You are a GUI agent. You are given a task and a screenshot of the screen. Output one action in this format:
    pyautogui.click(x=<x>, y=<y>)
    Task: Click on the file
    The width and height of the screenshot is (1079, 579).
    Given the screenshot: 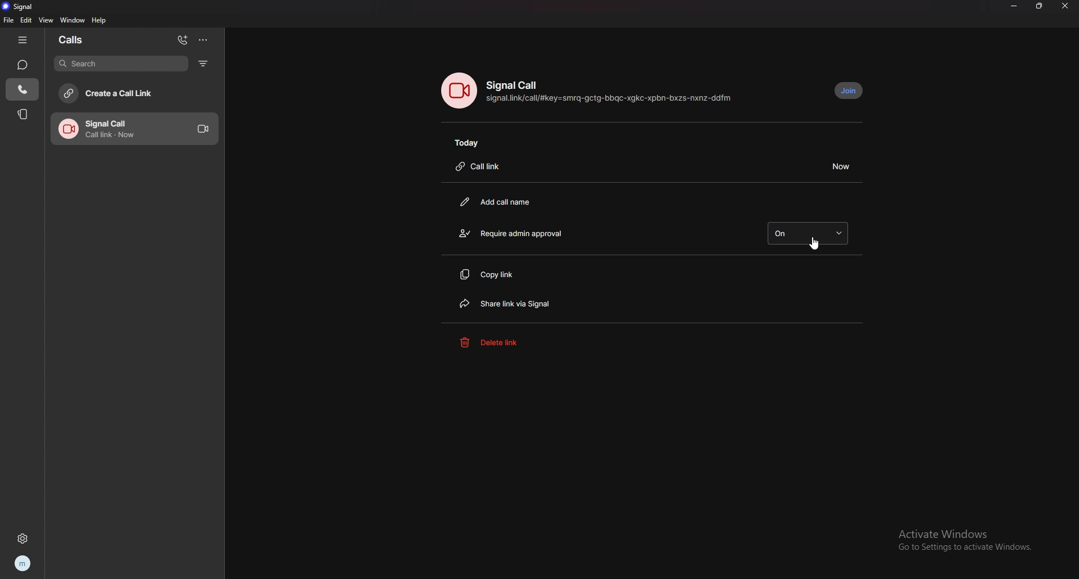 What is the action you would take?
    pyautogui.click(x=9, y=20)
    